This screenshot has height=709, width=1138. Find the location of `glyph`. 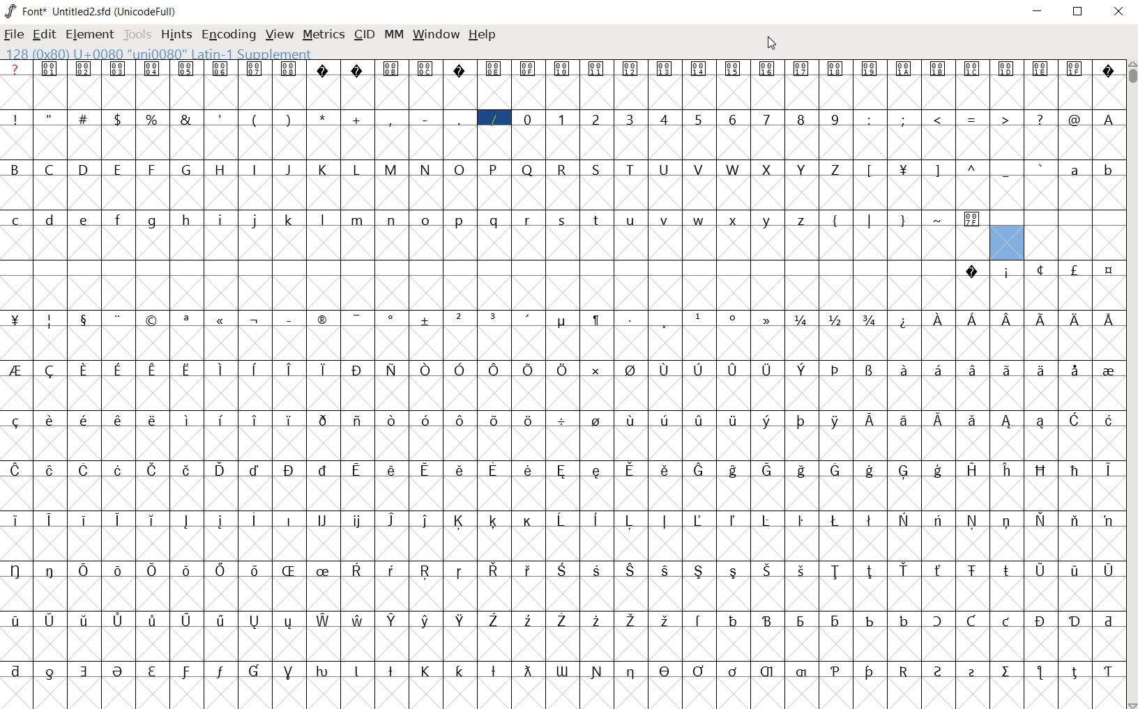

glyph is located at coordinates (357, 70).